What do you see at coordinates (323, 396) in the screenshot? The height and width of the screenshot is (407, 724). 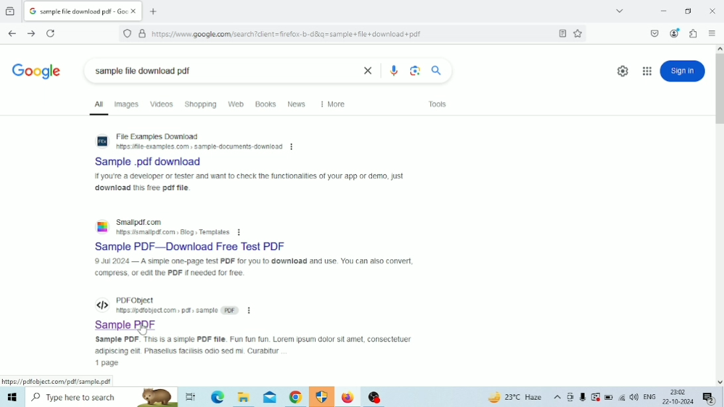 I see `Windows Defender` at bounding box center [323, 396].